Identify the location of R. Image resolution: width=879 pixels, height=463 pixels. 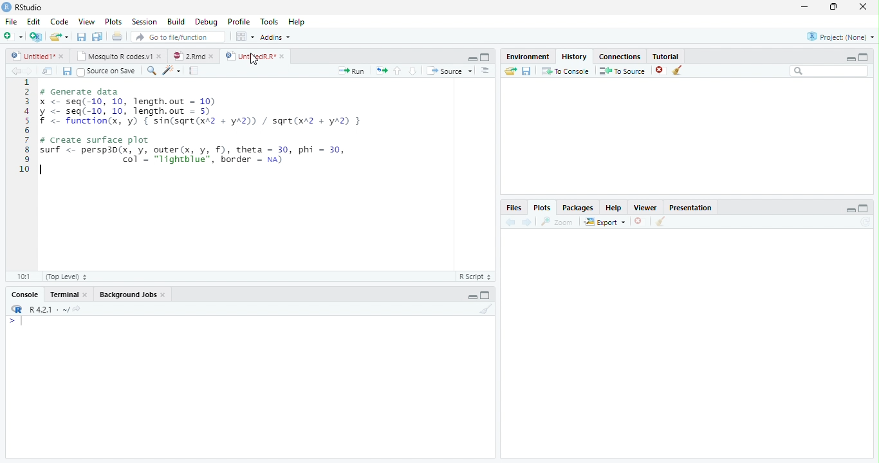
(15, 309).